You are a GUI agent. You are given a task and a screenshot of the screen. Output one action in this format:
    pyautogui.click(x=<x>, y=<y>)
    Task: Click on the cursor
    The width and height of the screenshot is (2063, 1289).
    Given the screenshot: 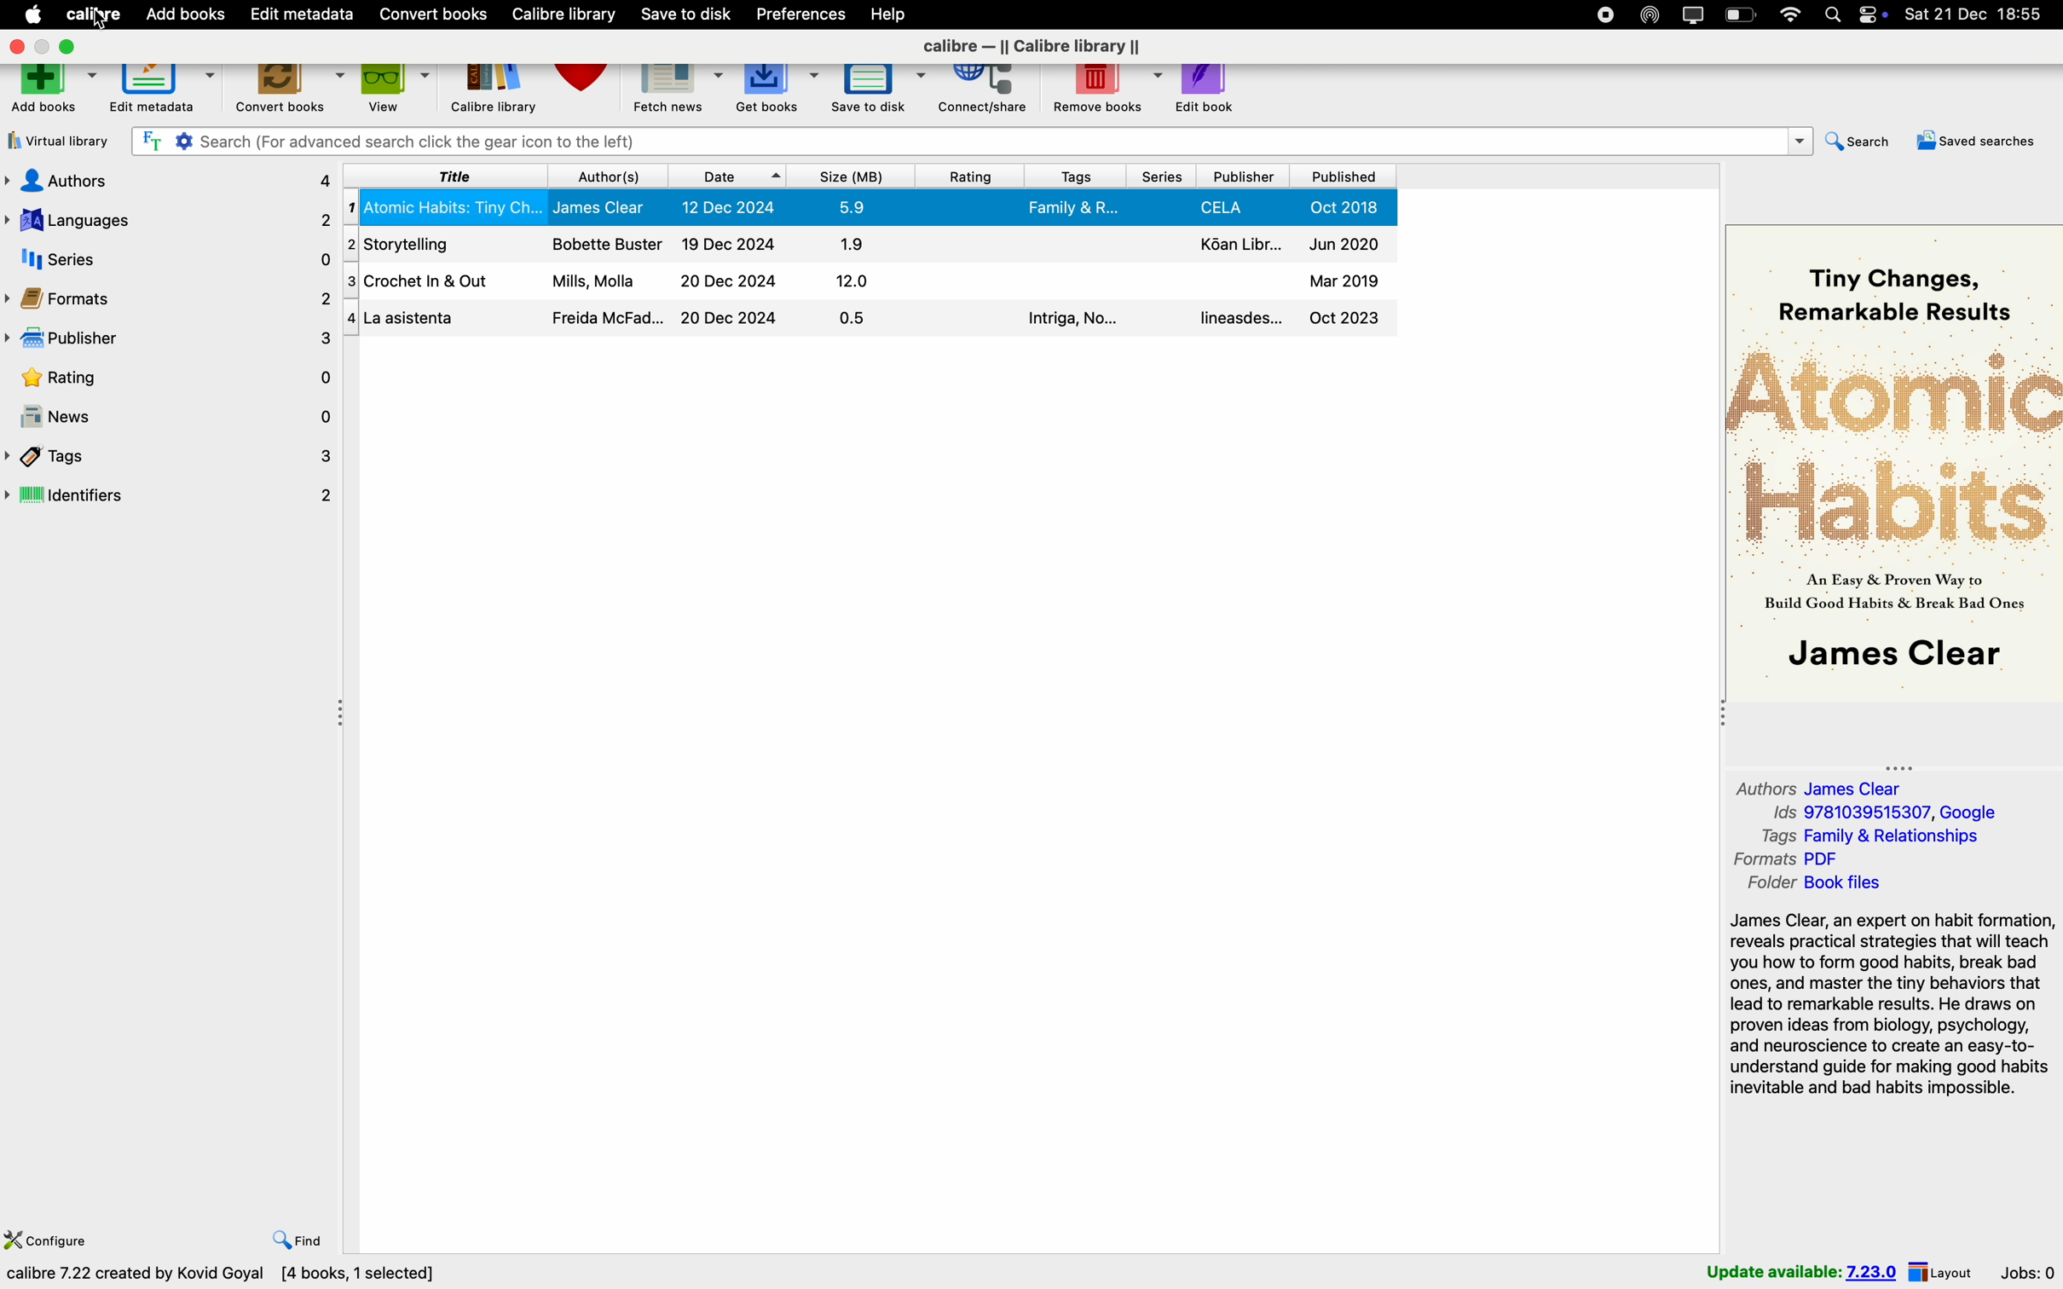 What is the action you would take?
    pyautogui.click(x=105, y=20)
    